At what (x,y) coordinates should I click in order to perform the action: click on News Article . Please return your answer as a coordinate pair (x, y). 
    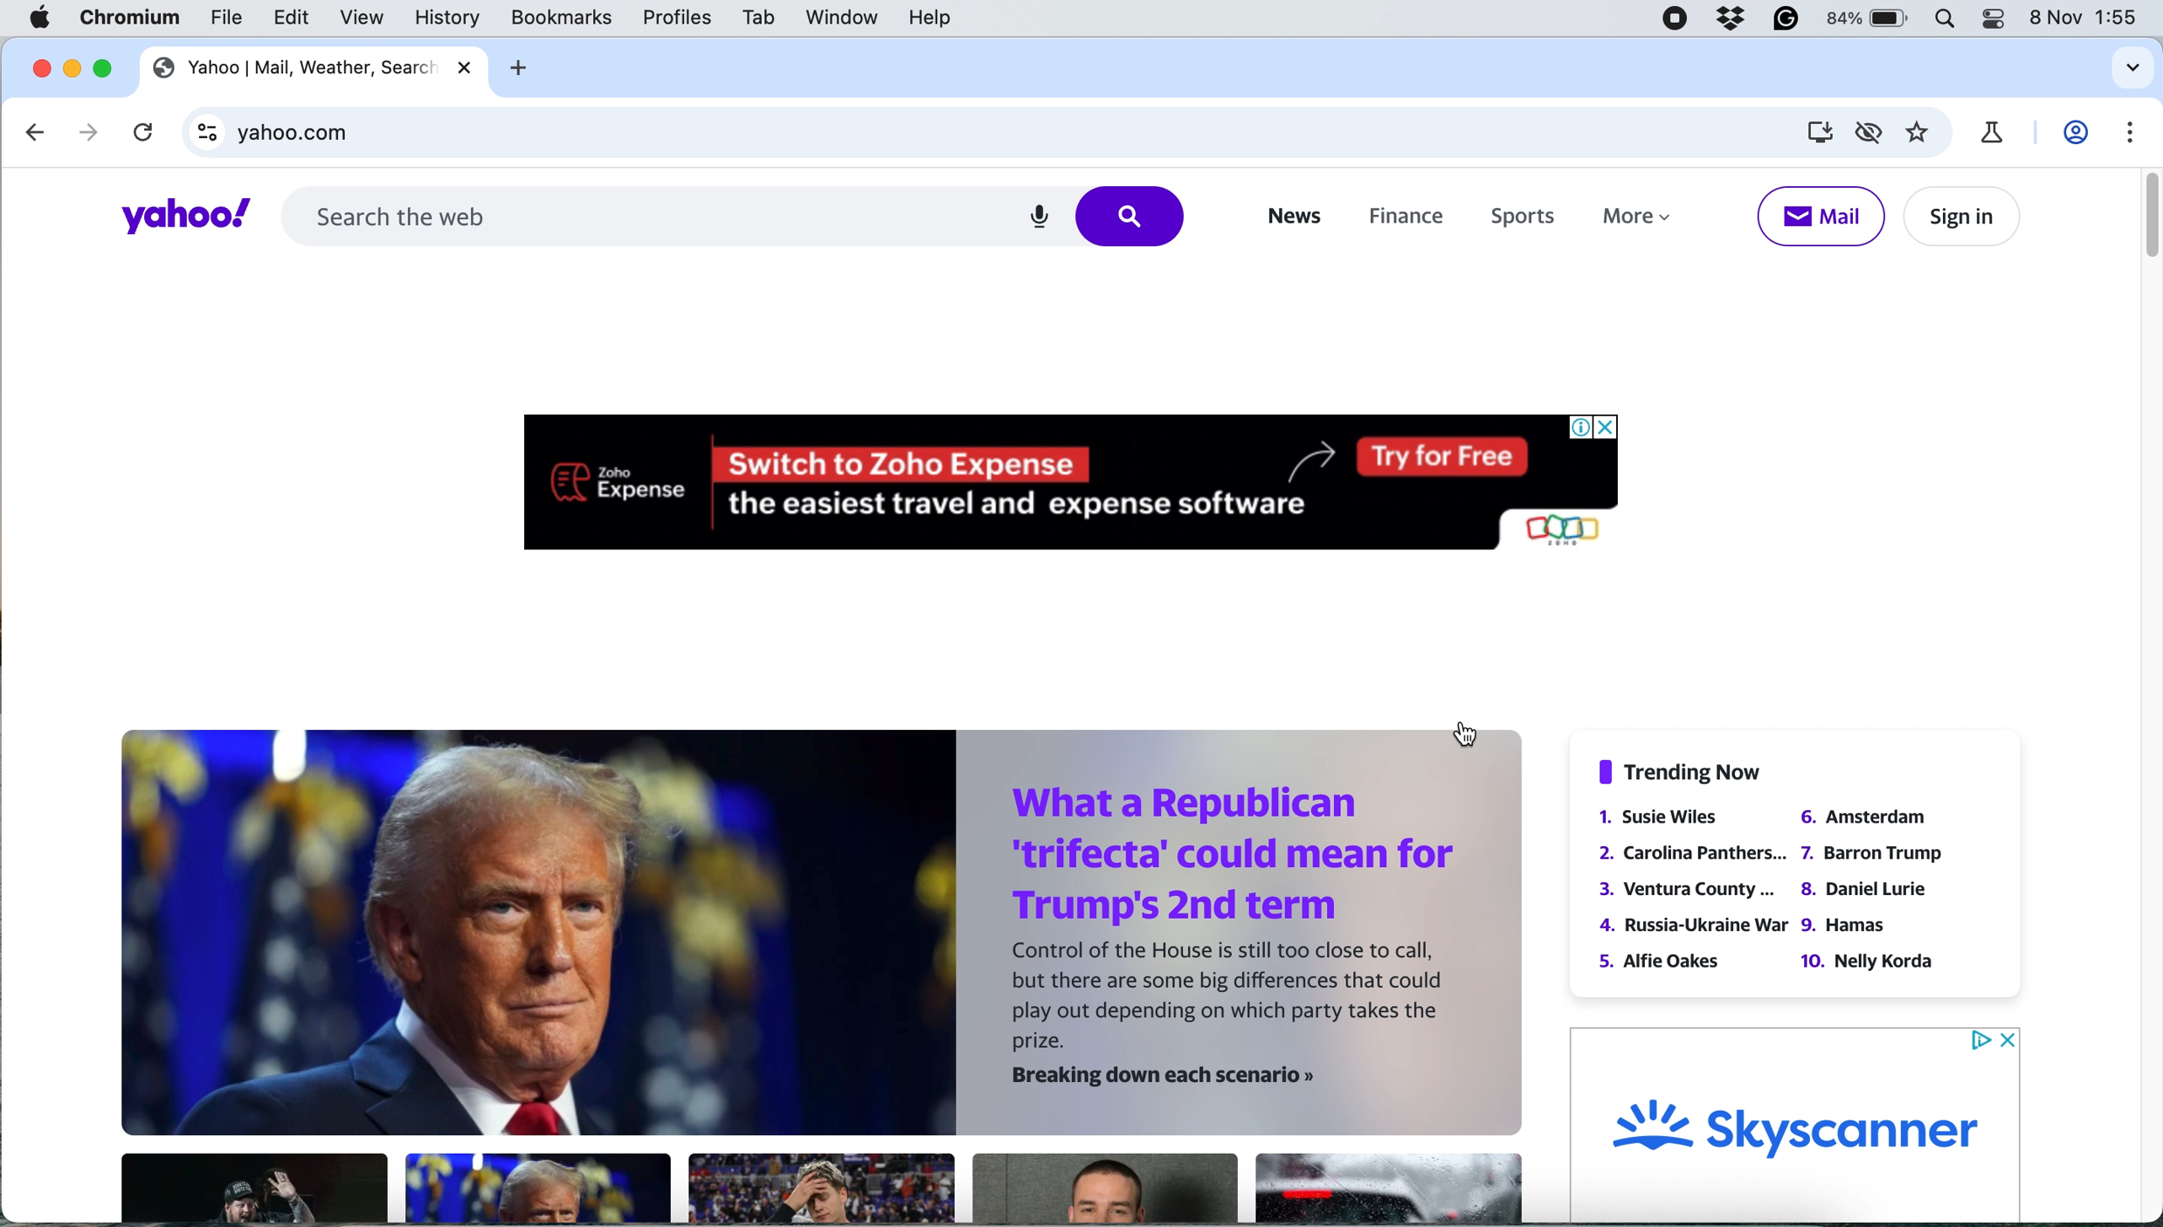
    Looking at the image, I should click on (1106, 1189).